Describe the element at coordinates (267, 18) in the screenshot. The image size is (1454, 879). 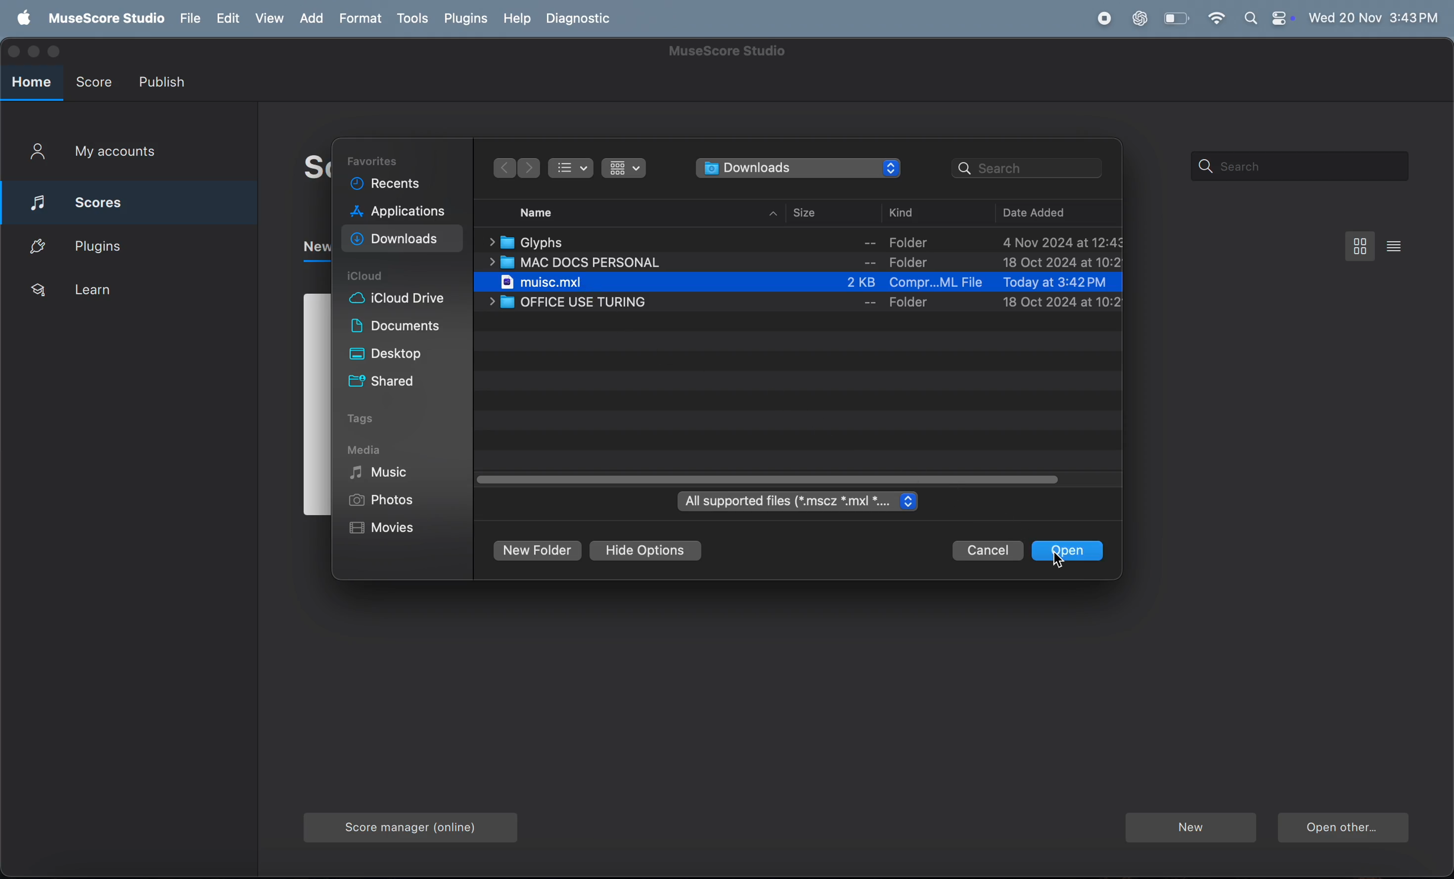
I see `view` at that location.